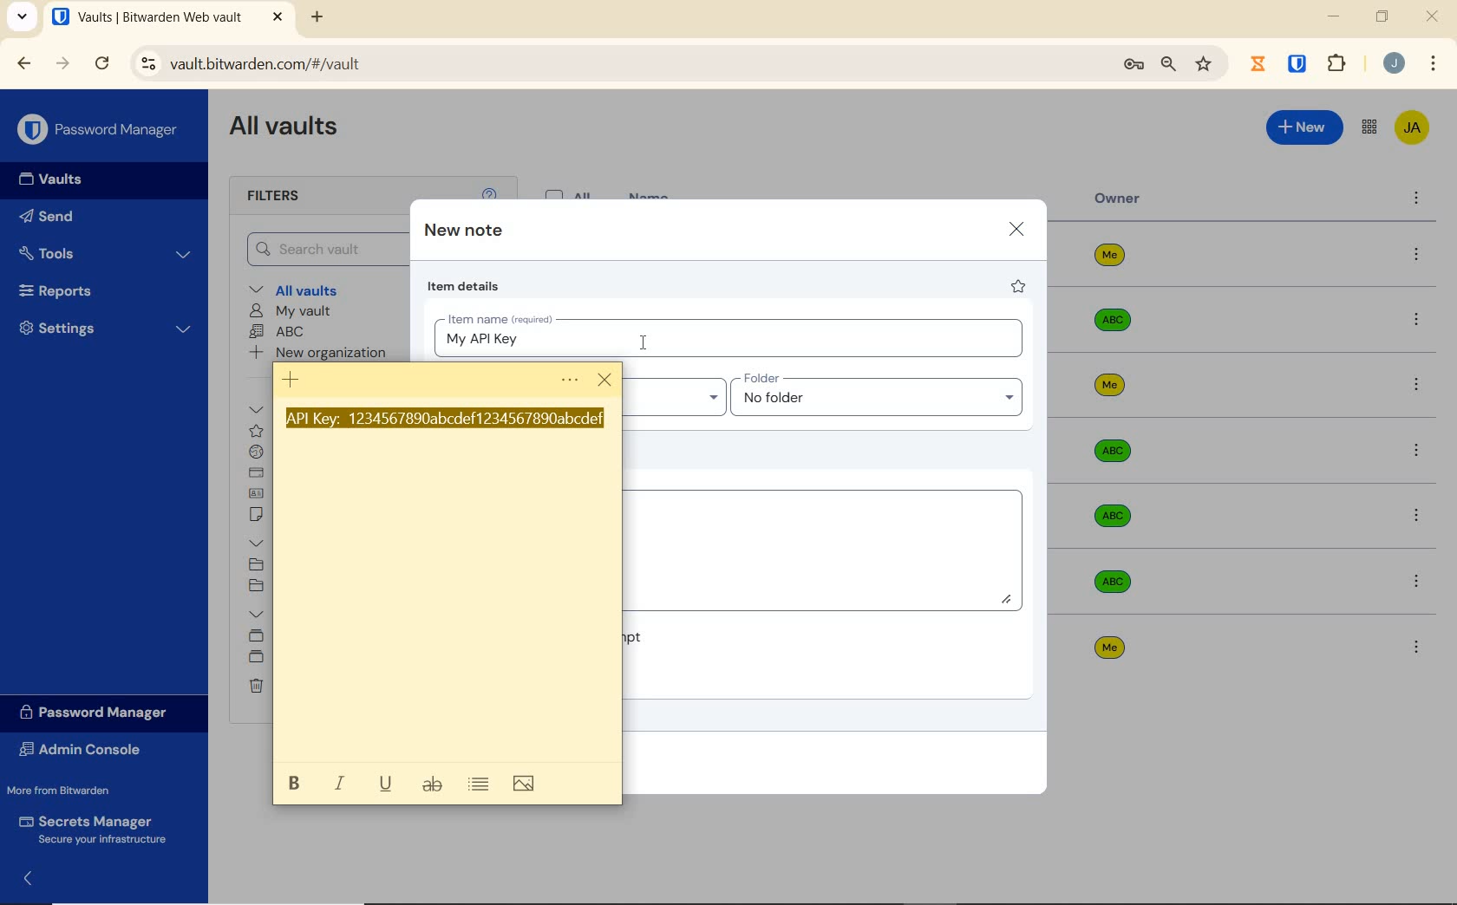  Describe the element at coordinates (644, 342) in the screenshot. I see `cursor` at that location.